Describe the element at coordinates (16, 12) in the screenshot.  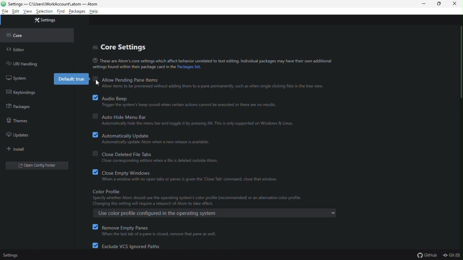
I see `edit` at that location.